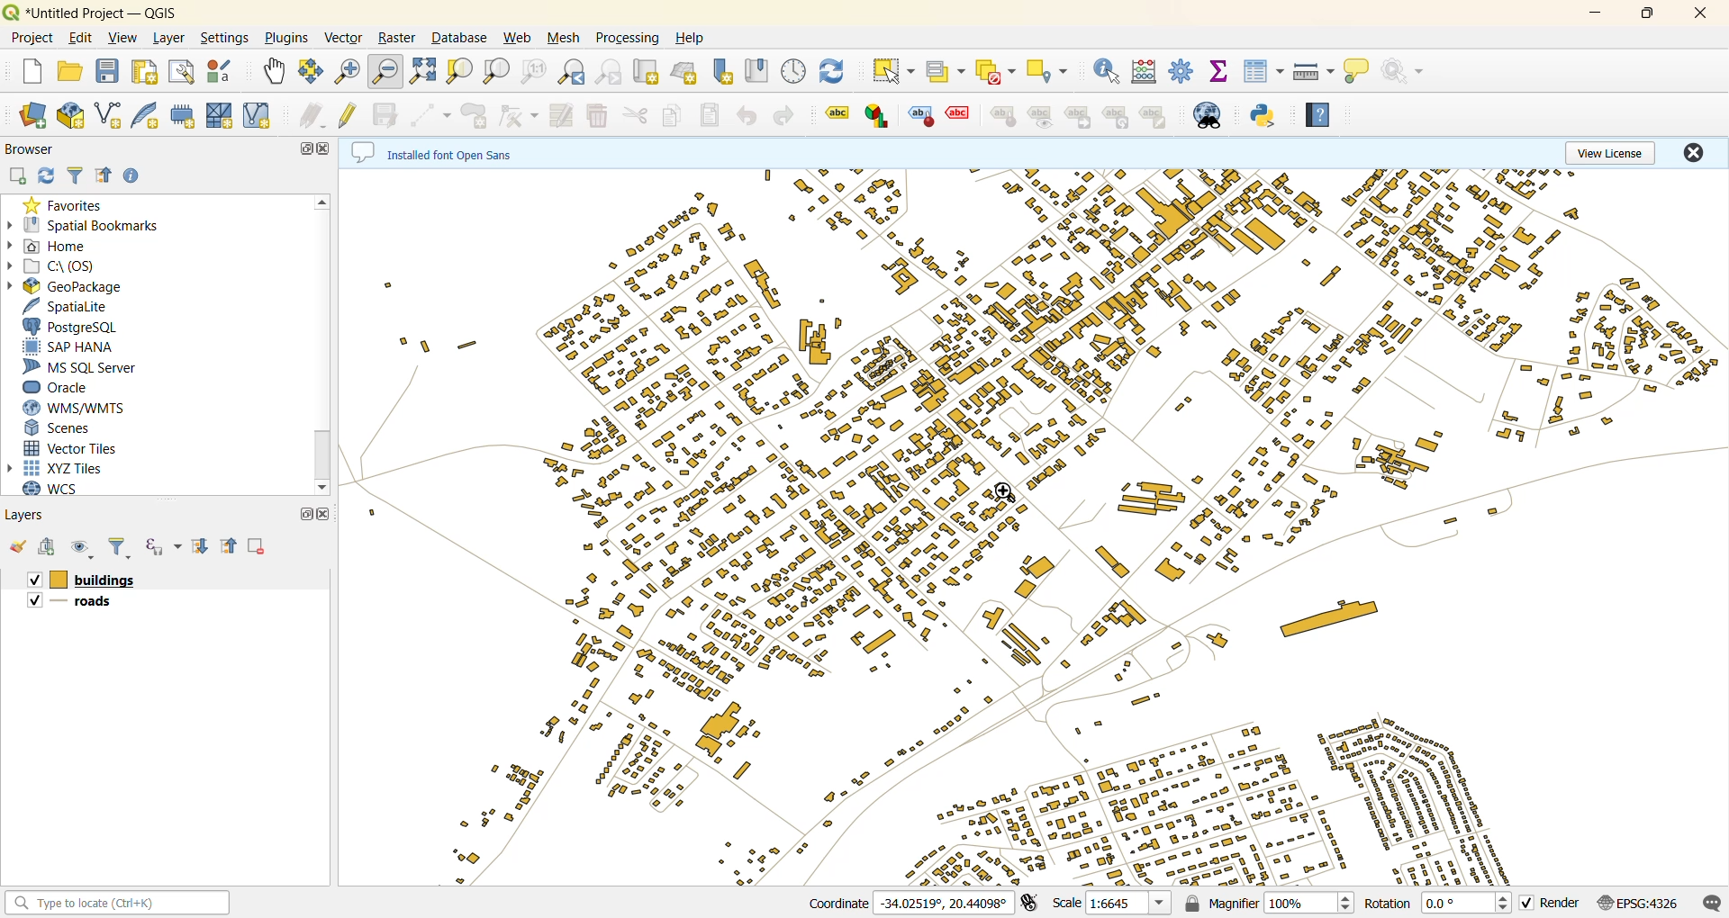 The height and width of the screenshot is (918, 1729). What do you see at coordinates (687, 74) in the screenshot?
I see `new 3d map` at bounding box center [687, 74].